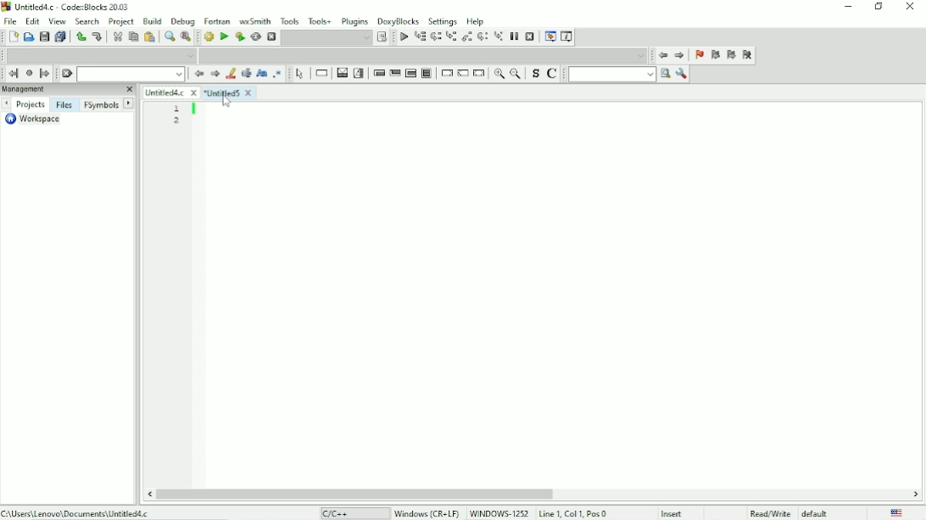 This screenshot has width=926, height=520. I want to click on Search, so click(87, 22).